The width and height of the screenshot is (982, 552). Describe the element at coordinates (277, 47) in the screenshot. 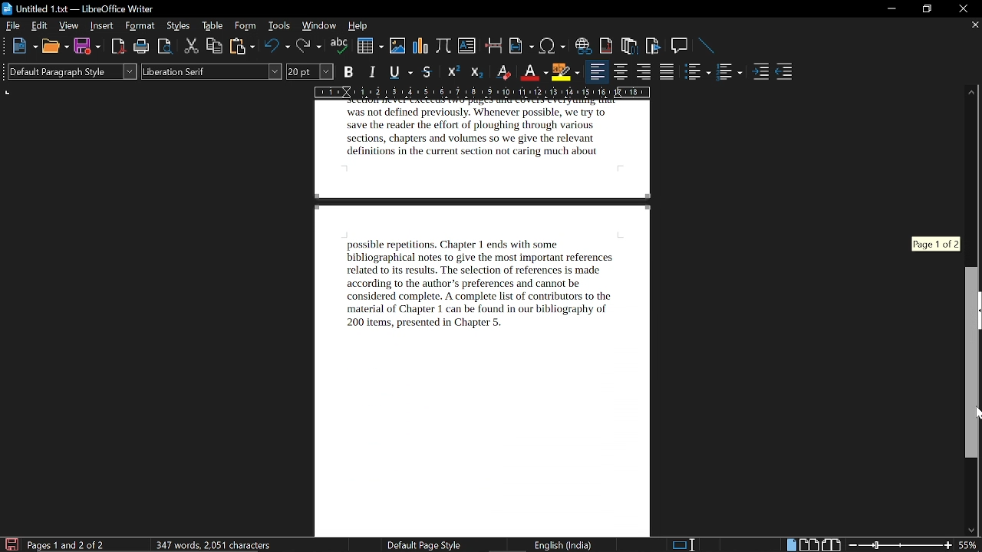

I see `undo` at that location.